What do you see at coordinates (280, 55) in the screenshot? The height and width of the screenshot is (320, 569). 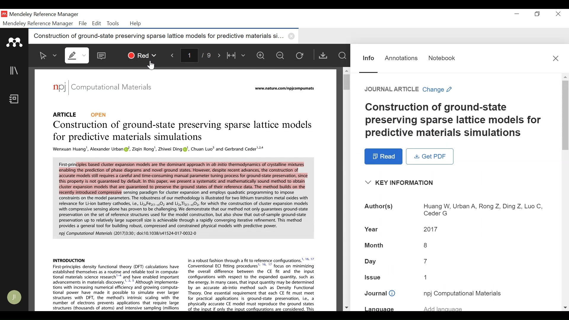 I see `Zoom out` at bounding box center [280, 55].